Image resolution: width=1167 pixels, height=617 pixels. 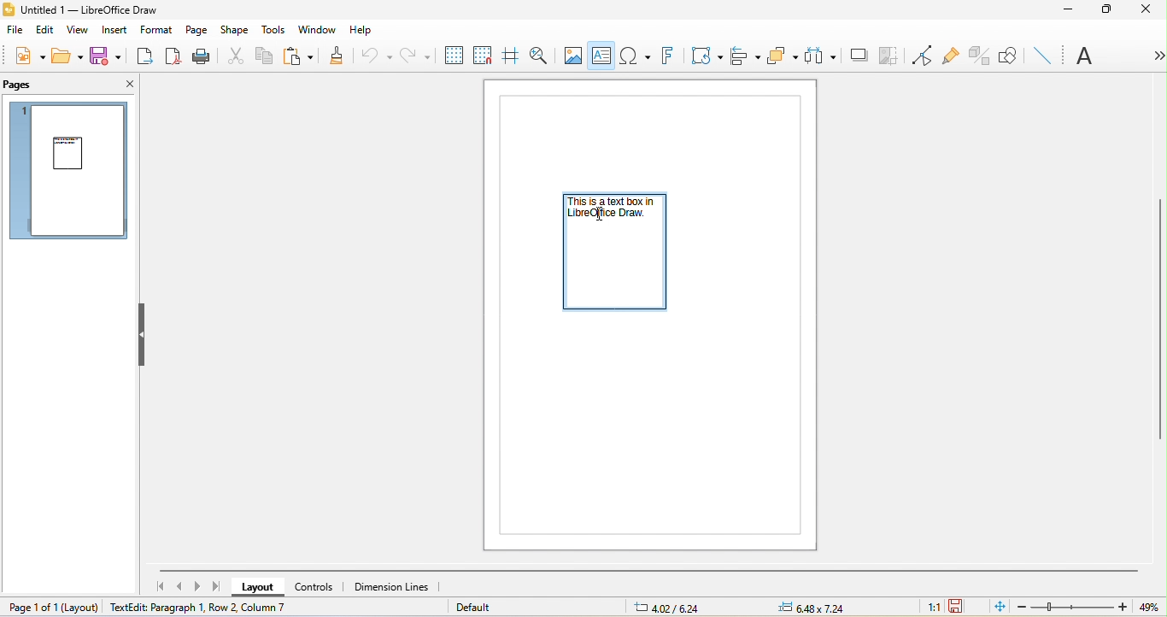 I want to click on align object, so click(x=744, y=57).